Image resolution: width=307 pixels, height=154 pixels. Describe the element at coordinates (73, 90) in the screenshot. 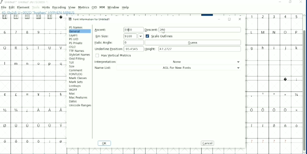

I see `WOFF` at that location.